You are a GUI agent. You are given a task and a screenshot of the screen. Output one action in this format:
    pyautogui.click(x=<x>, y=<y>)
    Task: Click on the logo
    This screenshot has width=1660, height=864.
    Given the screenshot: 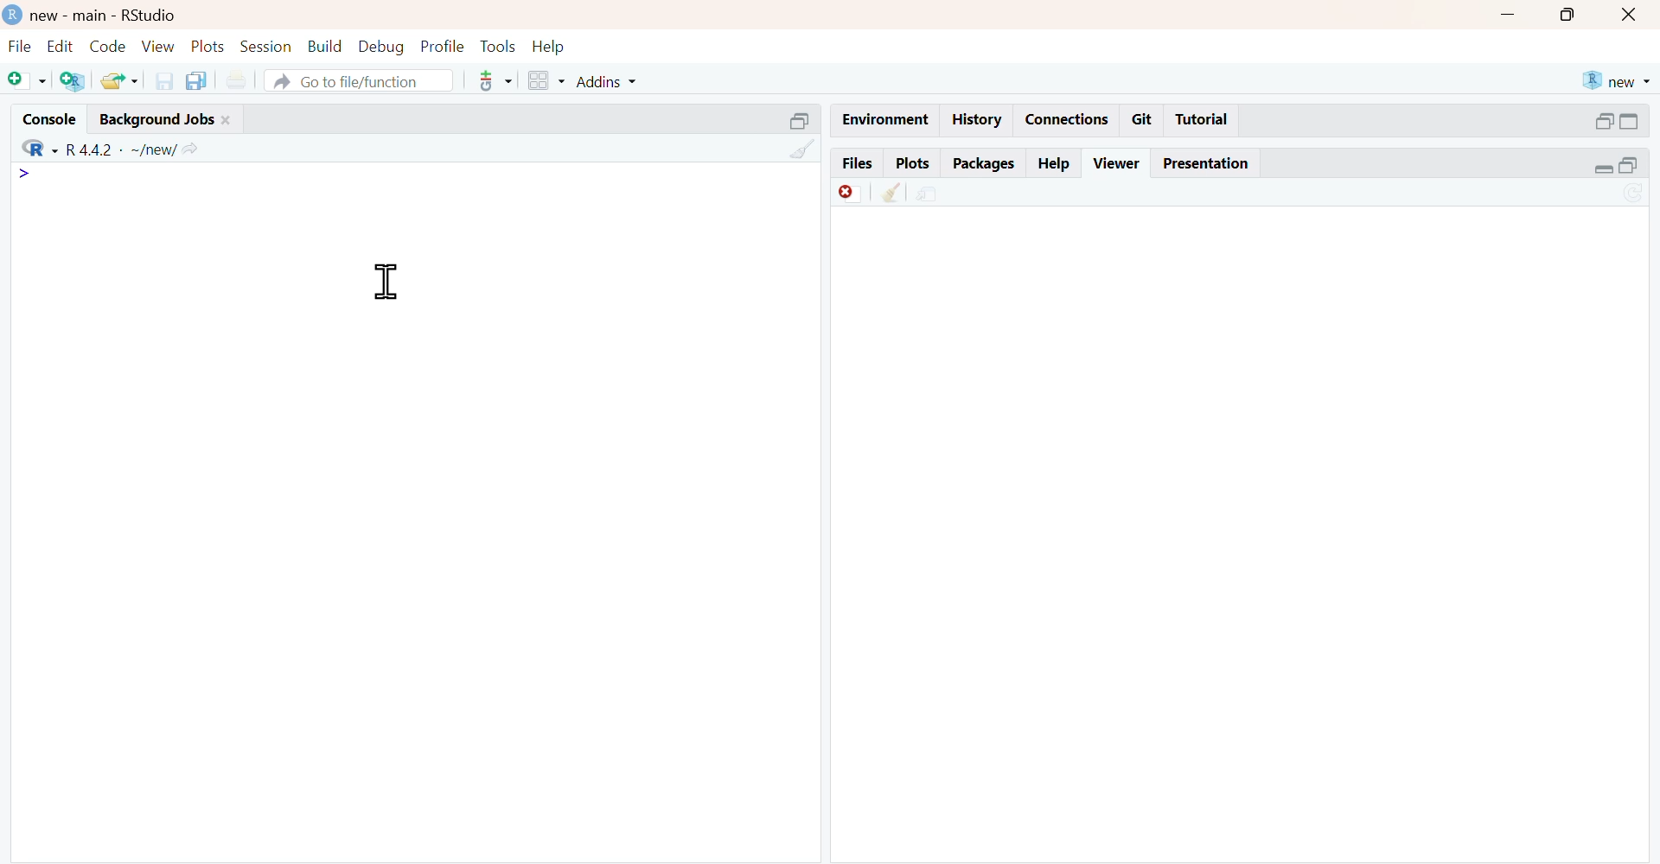 What is the action you would take?
    pyautogui.click(x=15, y=14)
    